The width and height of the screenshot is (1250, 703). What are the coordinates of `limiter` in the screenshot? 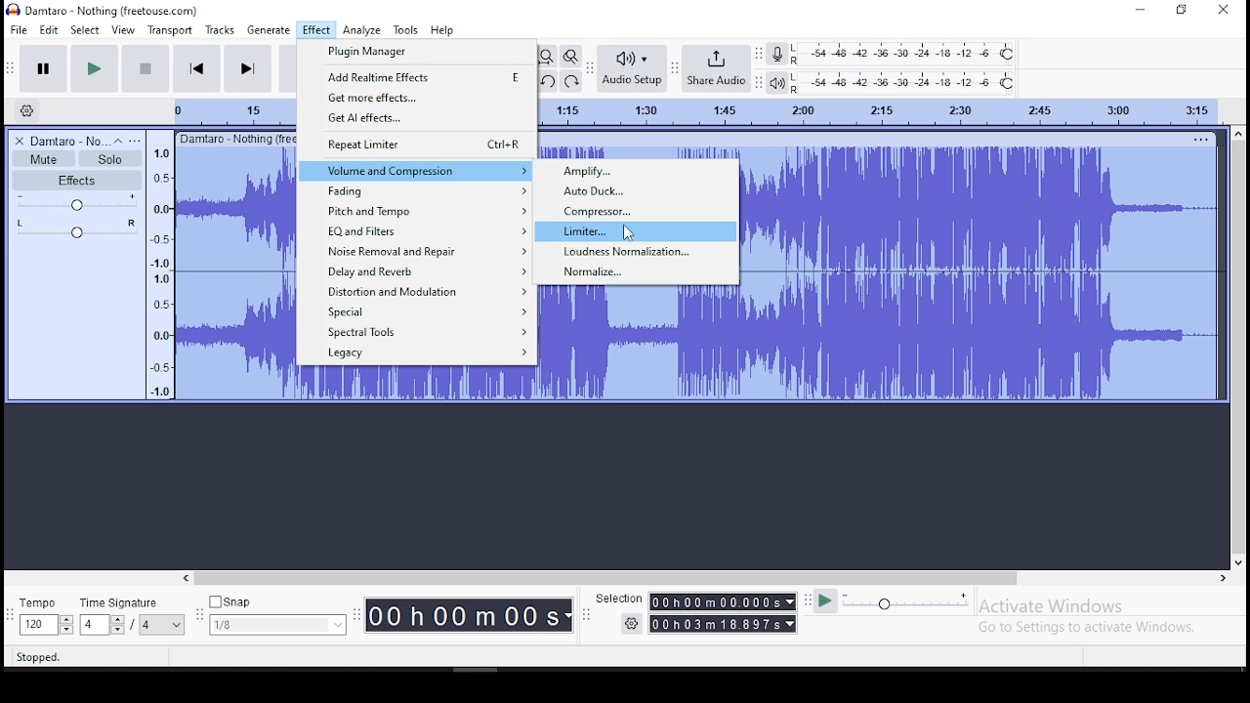 It's located at (639, 231).